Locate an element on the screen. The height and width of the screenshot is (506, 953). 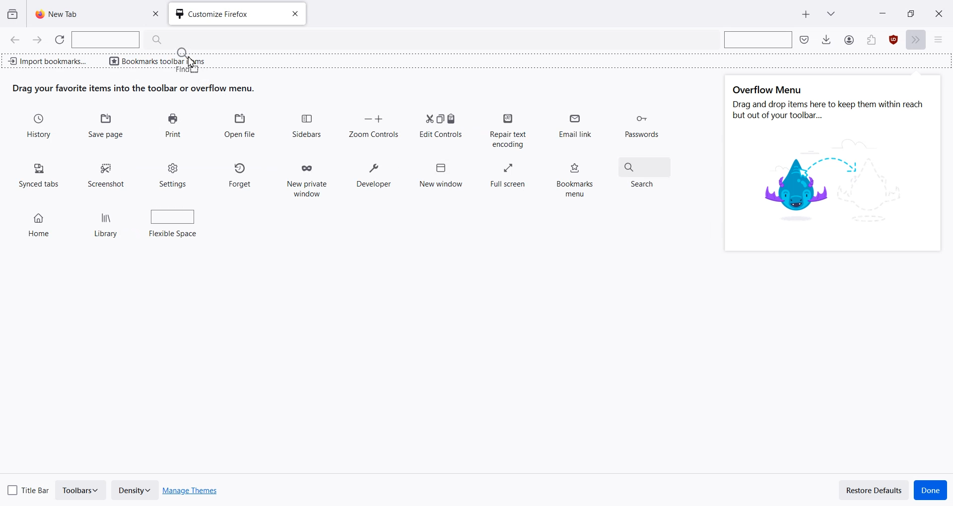
Downloads is located at coordinates (826, 39).